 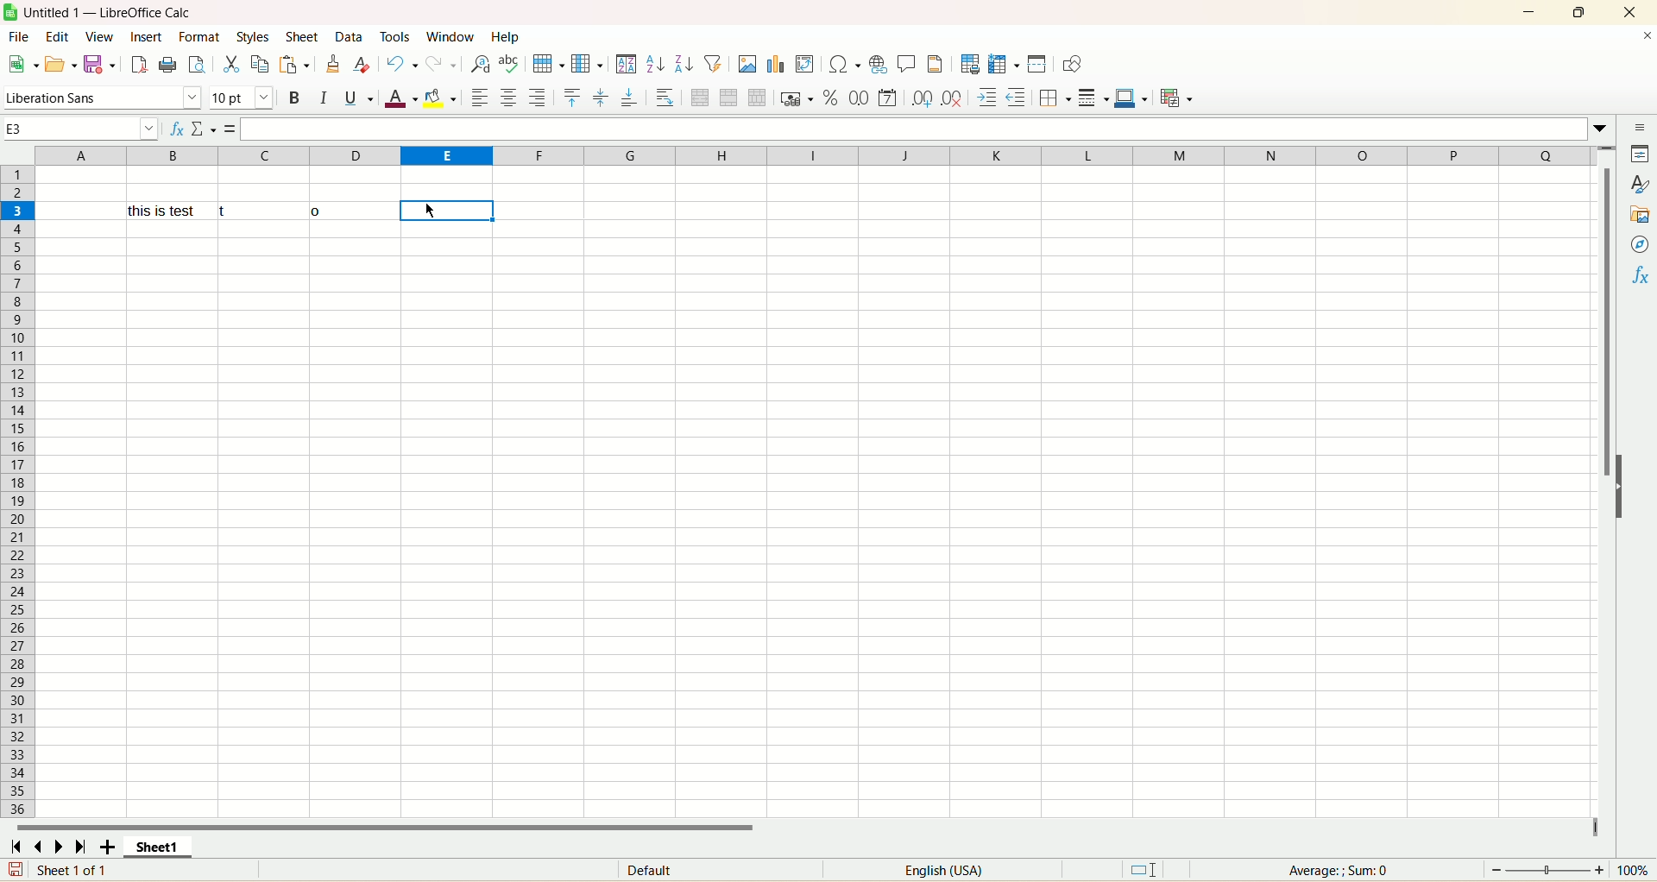 What do you see at coordinates (59, 842) in the screenshot?
I see `scroll to next sheet` at bounding box center [59, 842].